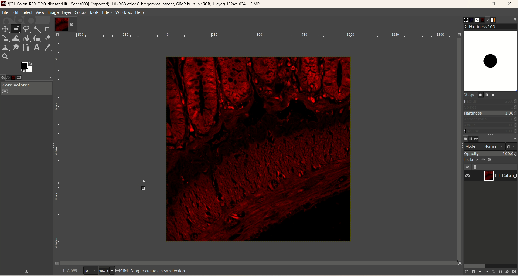 Image resolution: width=518 pixels, height=276 pixels. I want to click on text tool, so click(36, 48).